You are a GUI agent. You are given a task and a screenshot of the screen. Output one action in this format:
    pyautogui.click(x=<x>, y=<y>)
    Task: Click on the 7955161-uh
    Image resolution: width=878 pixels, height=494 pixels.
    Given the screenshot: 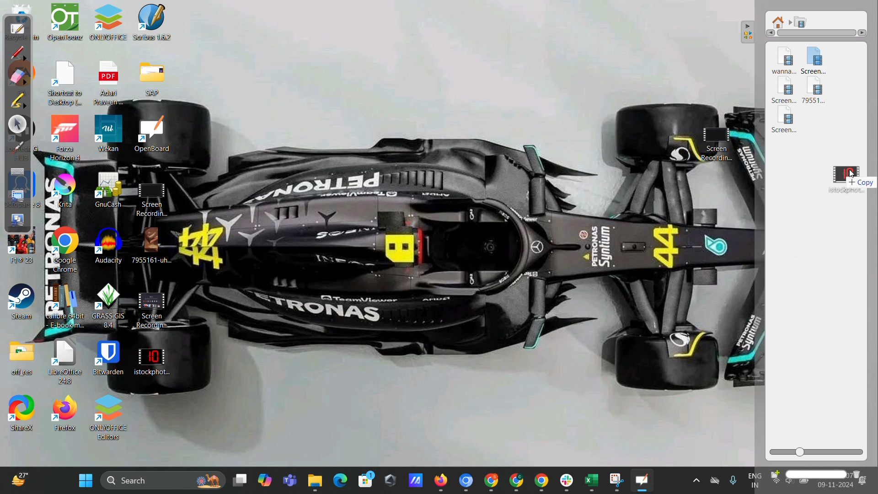 What is the action you would take?
    pyautogui.click(x=153, y=245)
    